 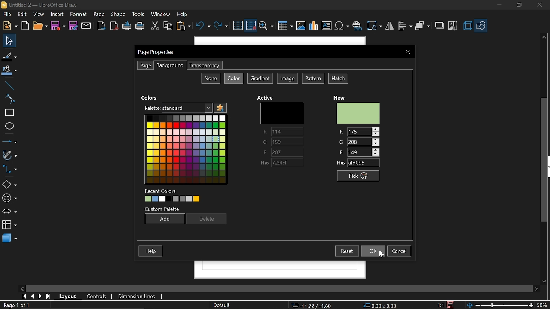 I want to click on flip, so click(x=389, y=26).